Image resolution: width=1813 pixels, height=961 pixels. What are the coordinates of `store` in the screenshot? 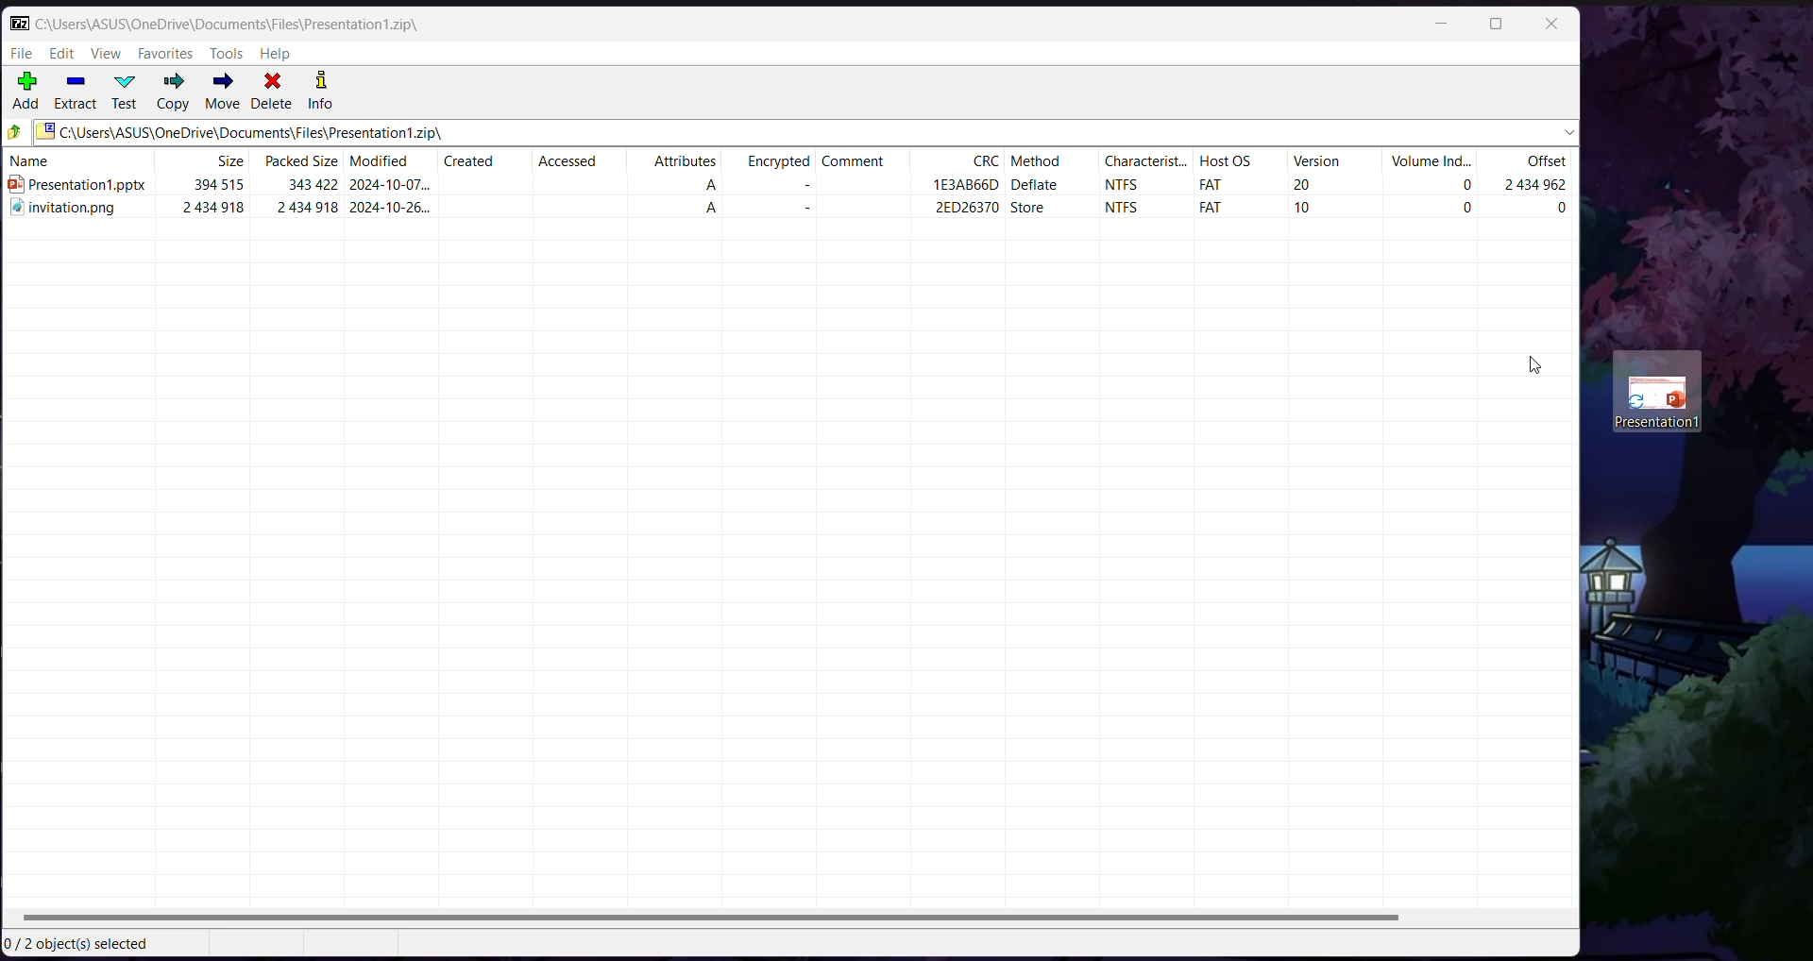 It's located at (1036, 211).